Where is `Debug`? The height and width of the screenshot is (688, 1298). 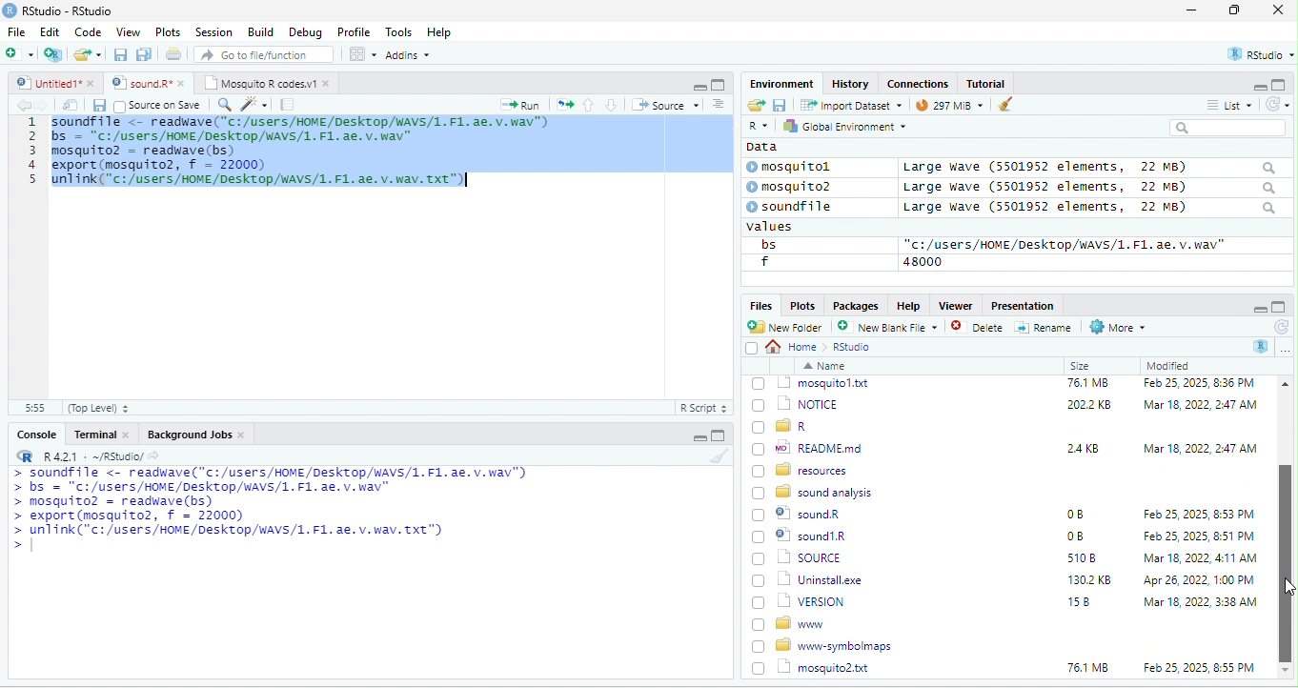 Debug is located at coordinates (305, 31).